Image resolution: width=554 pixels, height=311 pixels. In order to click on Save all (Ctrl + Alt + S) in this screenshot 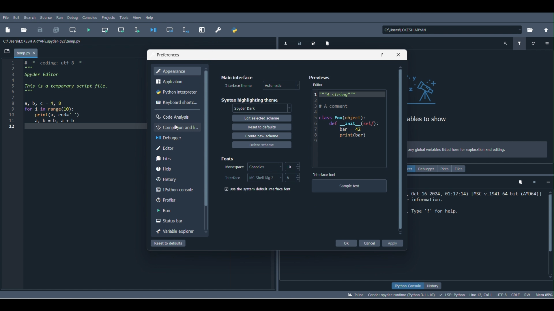, I will do `click(59, 30)`.